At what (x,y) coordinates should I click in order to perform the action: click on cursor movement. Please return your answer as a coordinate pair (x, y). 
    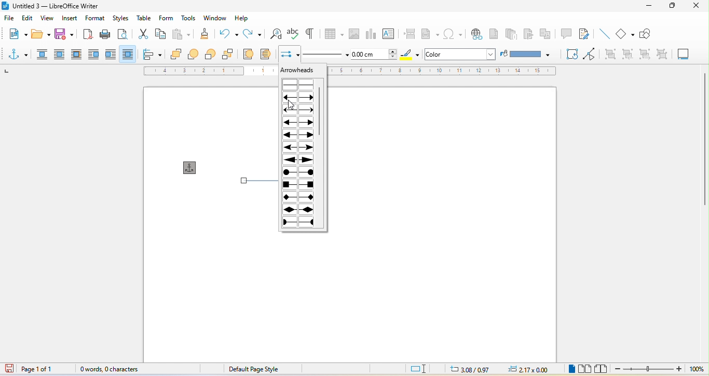
    Looking at the image, I should click on (293, 105).